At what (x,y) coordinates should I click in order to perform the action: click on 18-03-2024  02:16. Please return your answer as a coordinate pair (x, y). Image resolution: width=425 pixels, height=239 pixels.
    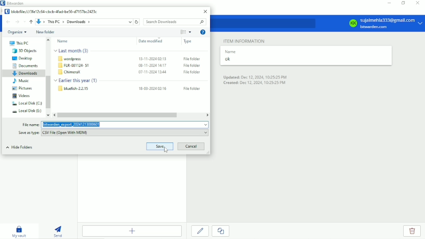
    Looking at the image, I should click on (152, 88).